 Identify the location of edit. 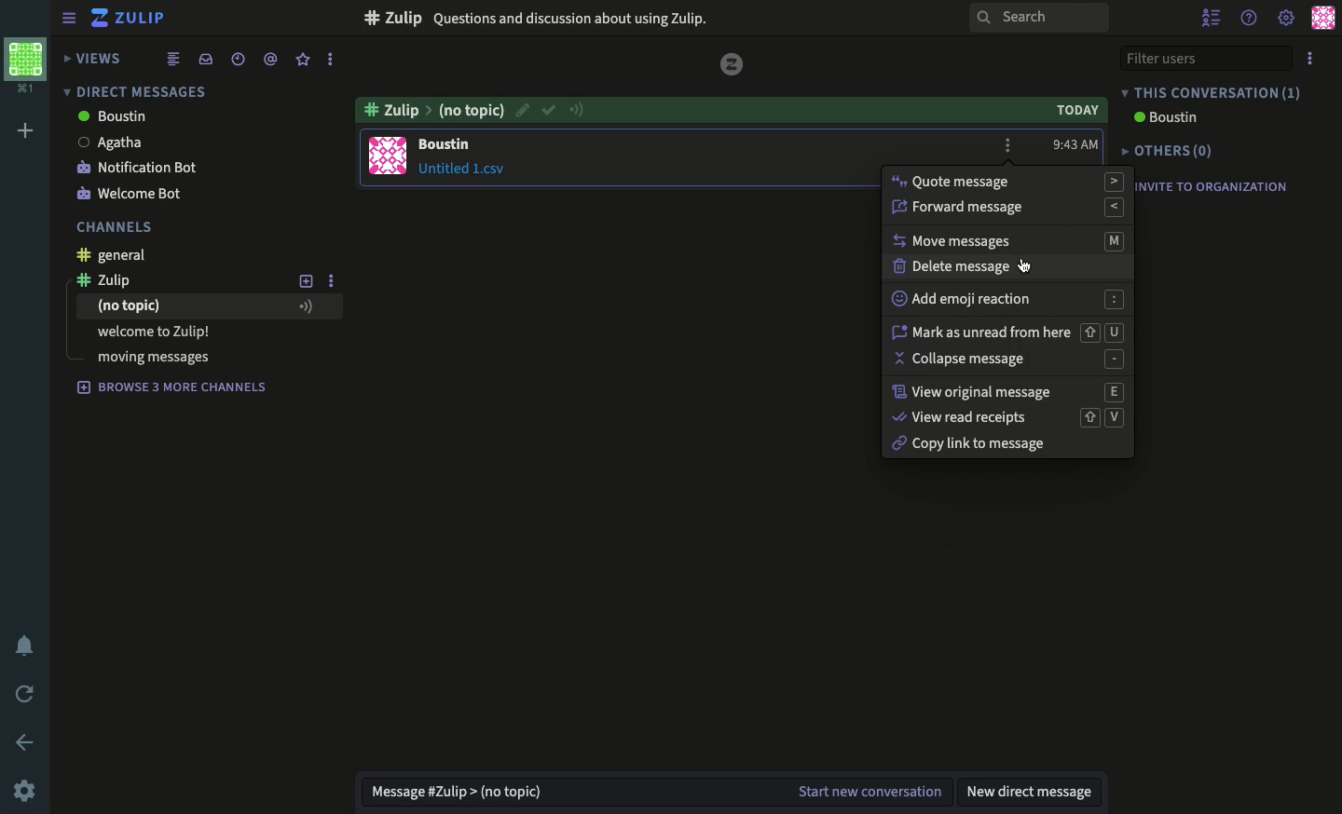
(522, 109).